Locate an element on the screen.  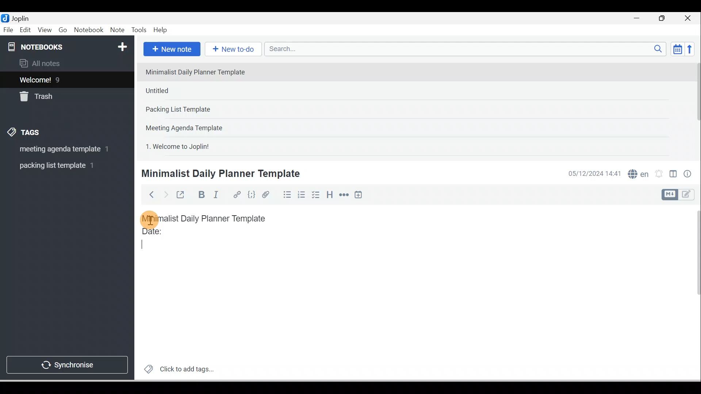
Notes is located at coordinates (62, 78).